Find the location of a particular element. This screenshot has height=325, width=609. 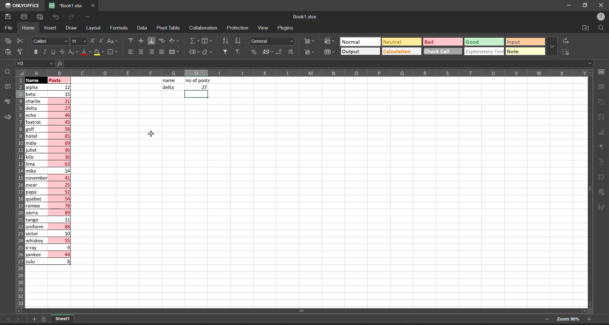

sort ascending is located at coordinates (226, 41).